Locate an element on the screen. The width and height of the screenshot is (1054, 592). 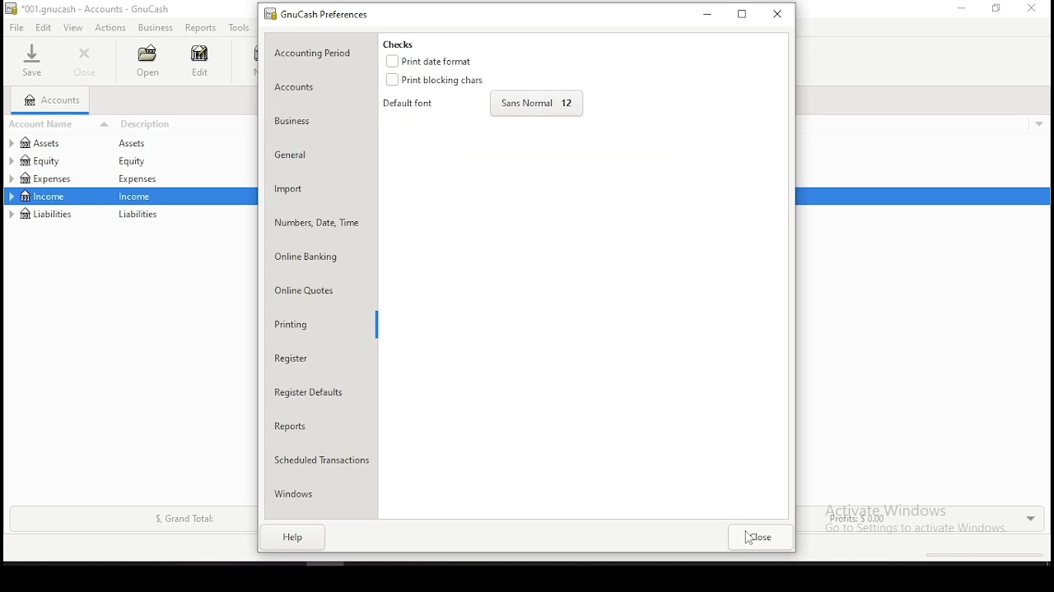
windows is located at coordinates (316, 493).